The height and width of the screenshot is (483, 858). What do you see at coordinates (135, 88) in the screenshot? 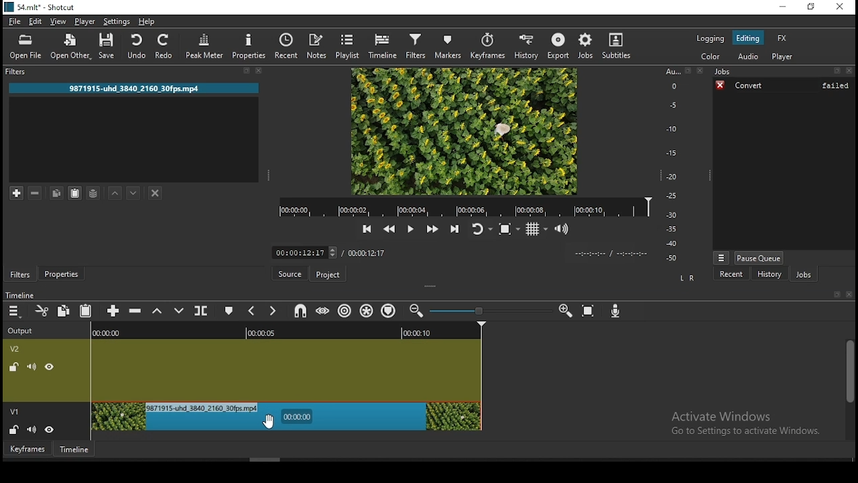
I see `file name` at bounding box center [135, 88].